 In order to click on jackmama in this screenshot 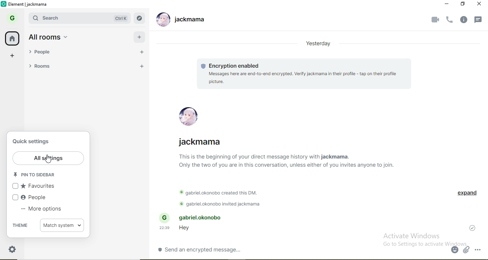, I will do `click(202, 140)`.